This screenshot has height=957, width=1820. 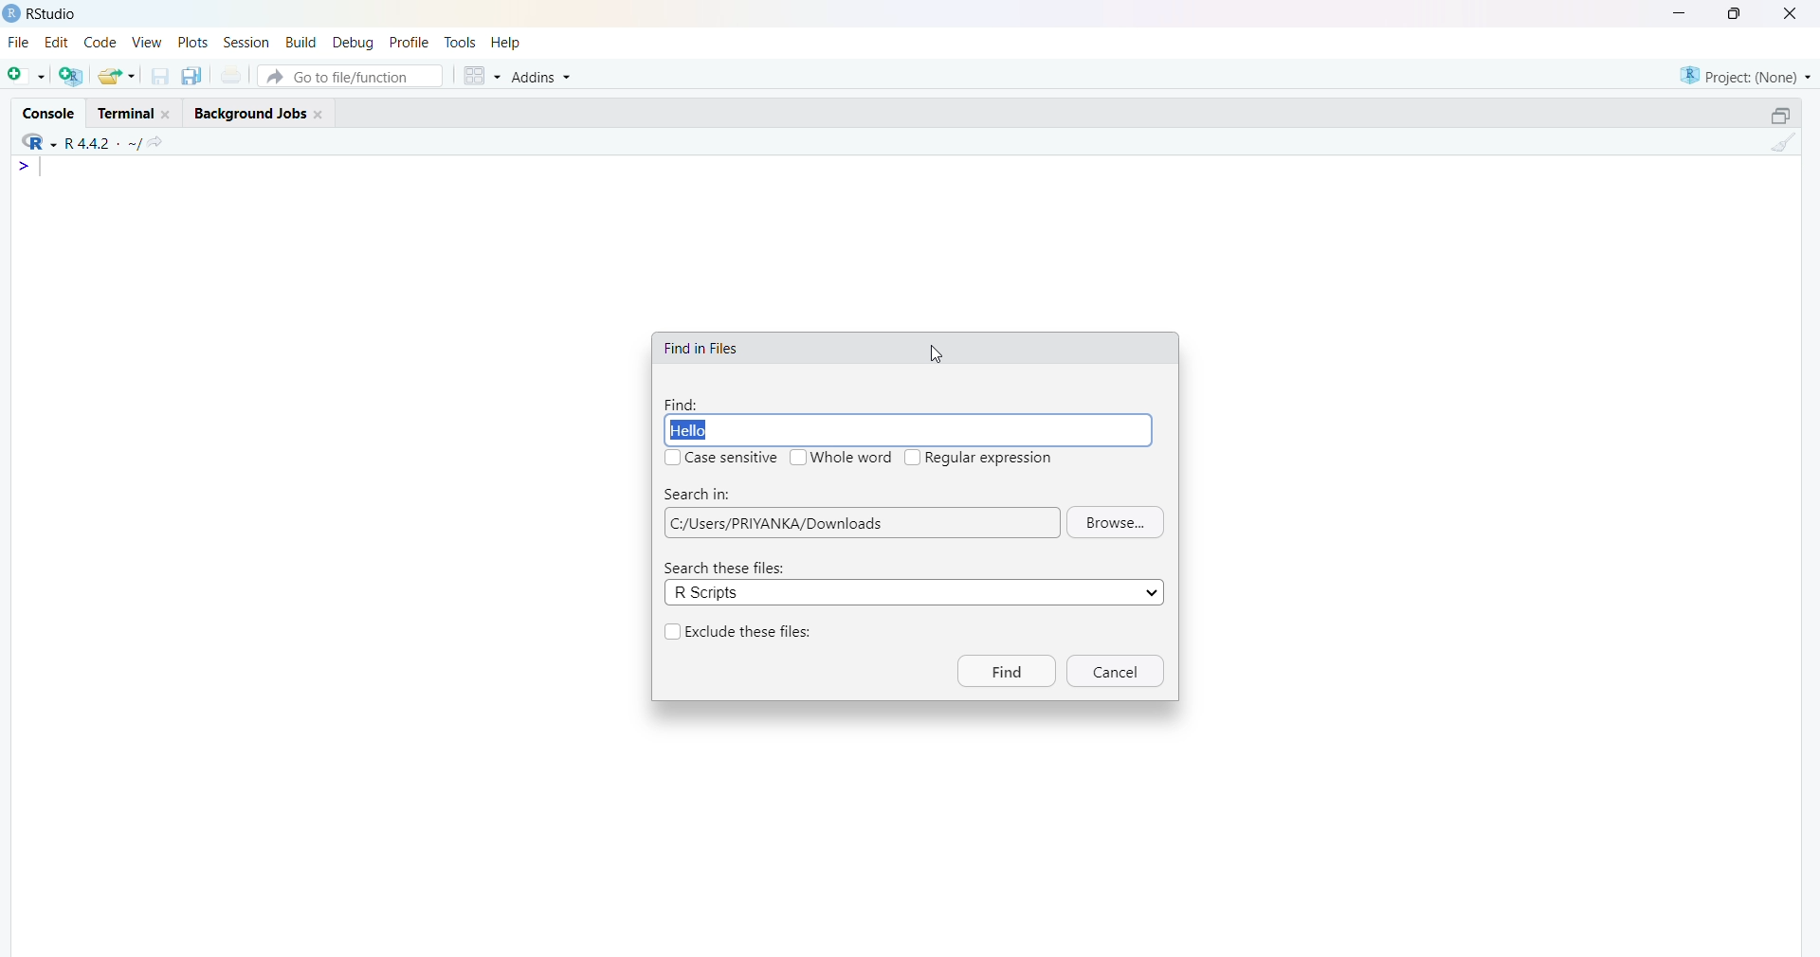 What do you see at coordinates (913, 458) in the screenshot?
I see `checkbox` at bounding box center [913, 458].